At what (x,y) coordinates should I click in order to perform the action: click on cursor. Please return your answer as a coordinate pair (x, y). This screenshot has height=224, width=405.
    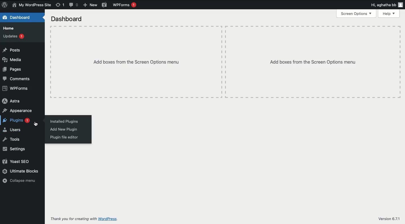
    Looking at the image, I should click on (36, 124).